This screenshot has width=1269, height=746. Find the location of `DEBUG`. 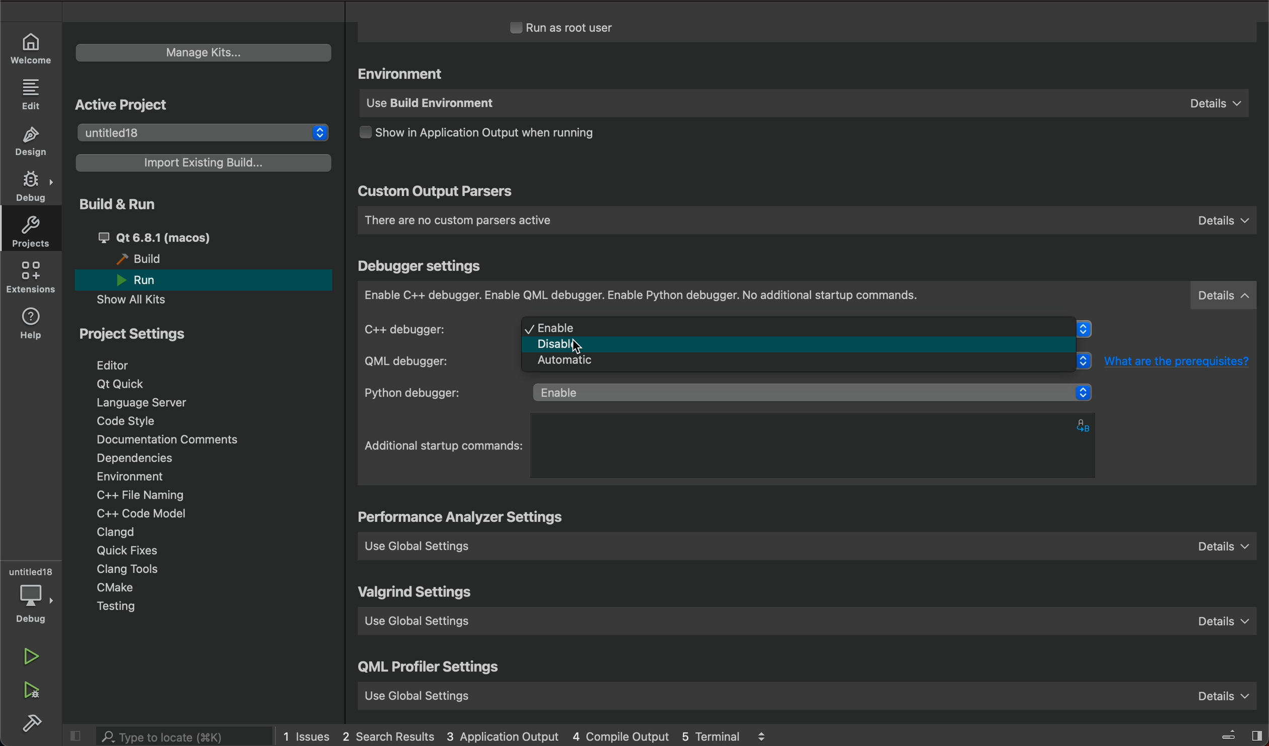

DEBUG is located at coordinates (33, 187).